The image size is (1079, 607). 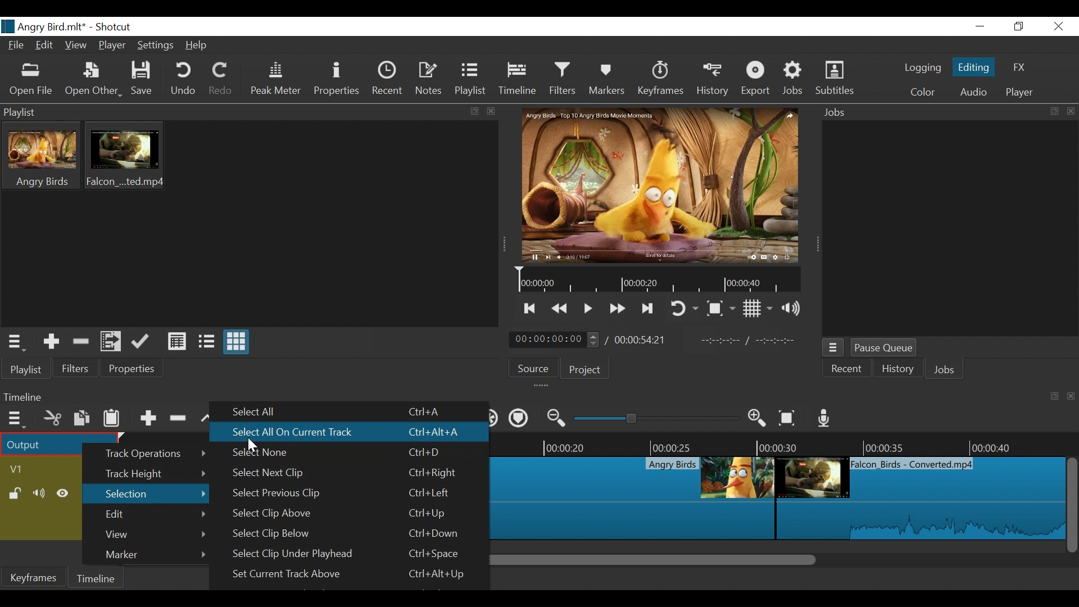 I want to click on Keyframes, so click(x=660, y=79).